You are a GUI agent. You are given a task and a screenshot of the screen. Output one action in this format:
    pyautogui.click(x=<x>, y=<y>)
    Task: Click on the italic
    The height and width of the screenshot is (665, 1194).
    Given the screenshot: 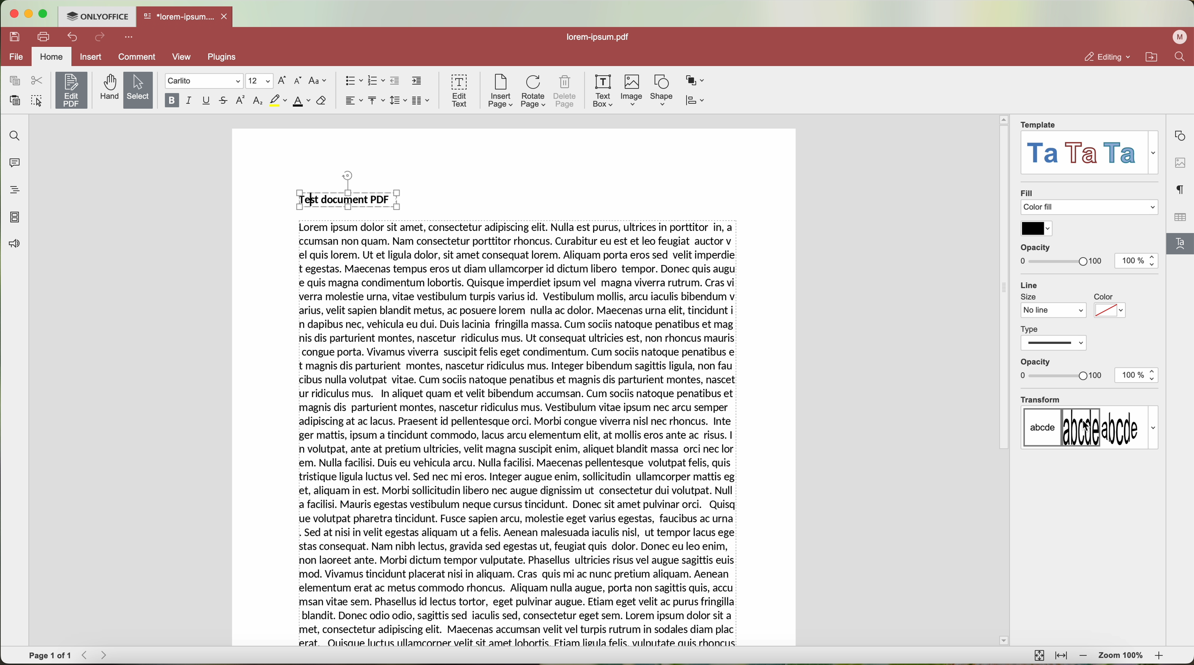 What is the action you would take?
    pyautogui.click(x=190, y=101)
    